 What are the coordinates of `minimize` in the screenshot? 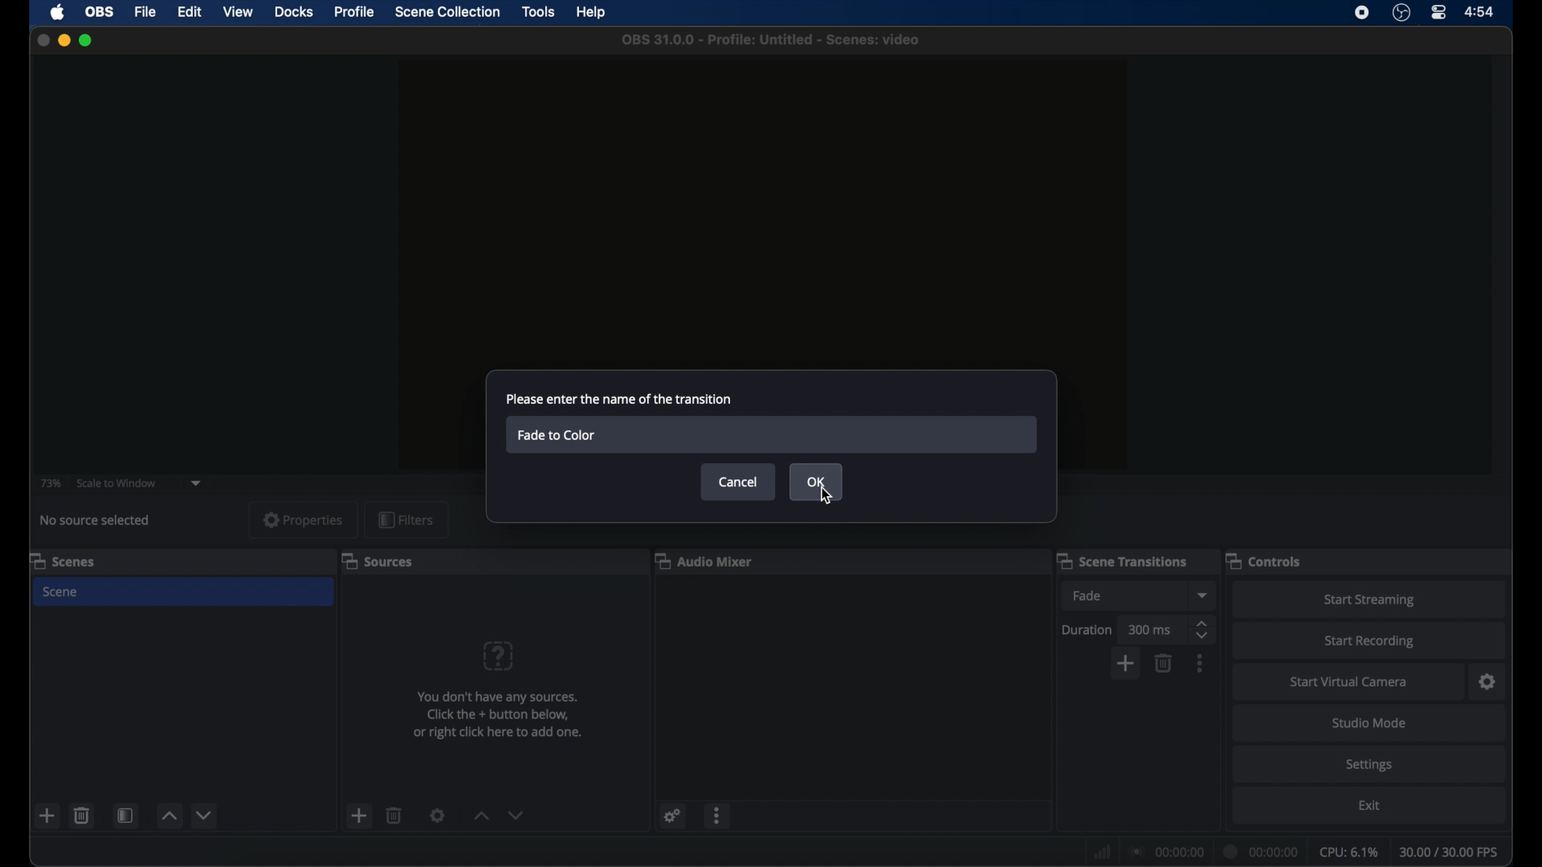 It's located at (63, 40).